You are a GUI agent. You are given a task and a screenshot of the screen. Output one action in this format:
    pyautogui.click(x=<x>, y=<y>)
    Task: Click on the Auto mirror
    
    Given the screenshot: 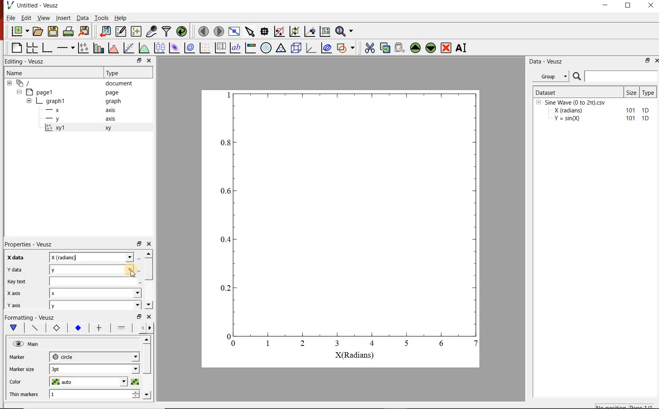 What is the action you would take?
    pyautogui.click(x=22, y=368)
    